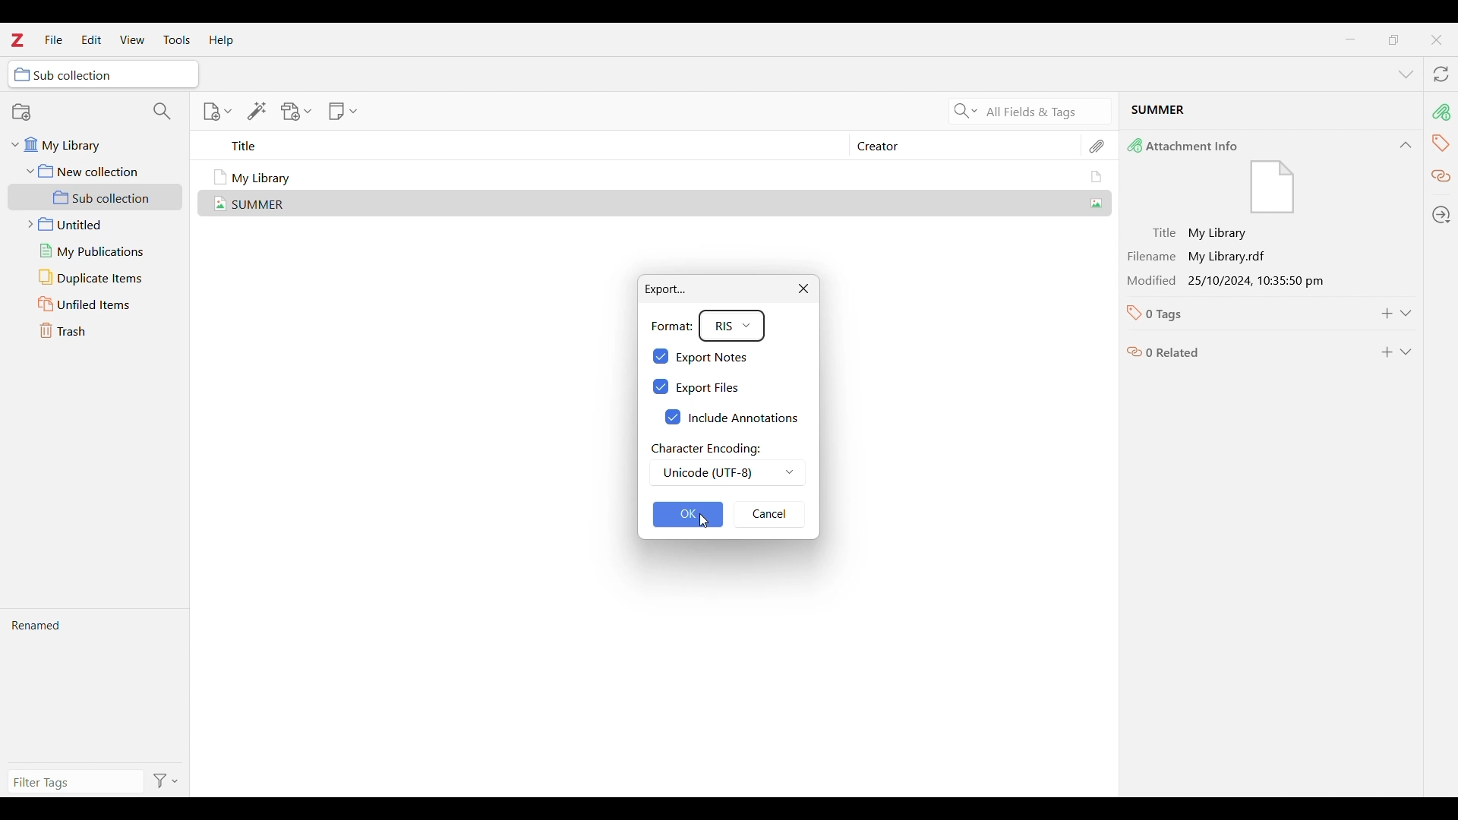 The width and height of the screenshot is (1458, 820). I want to click on Expand, so click(1406, 314).